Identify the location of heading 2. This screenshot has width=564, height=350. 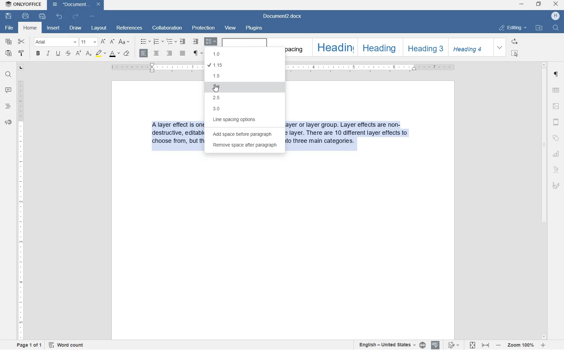
(379, 47).